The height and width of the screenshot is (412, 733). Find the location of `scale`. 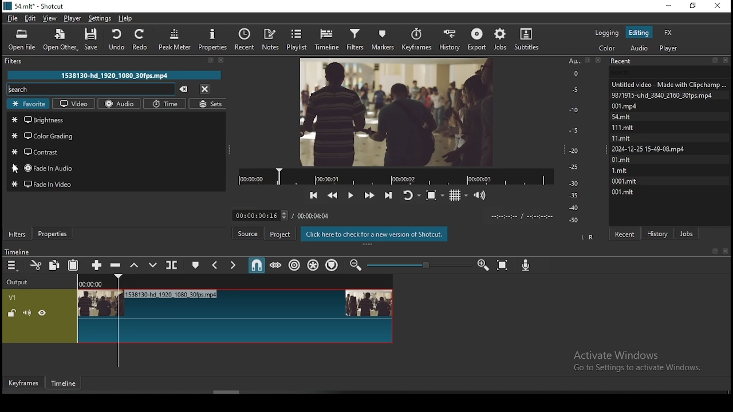

scale is located at coordinates (574, 140).